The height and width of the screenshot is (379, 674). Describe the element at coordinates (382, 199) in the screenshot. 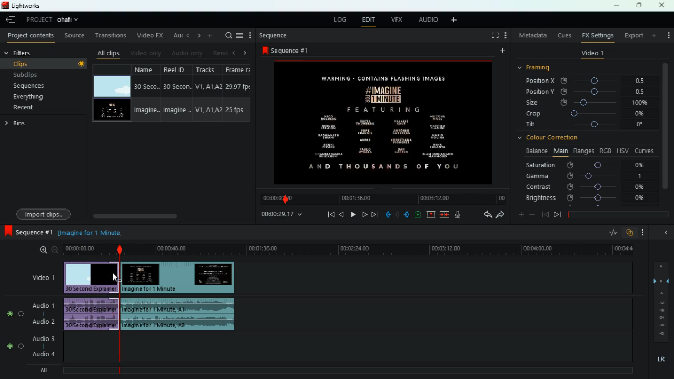

I see `time` at that location.